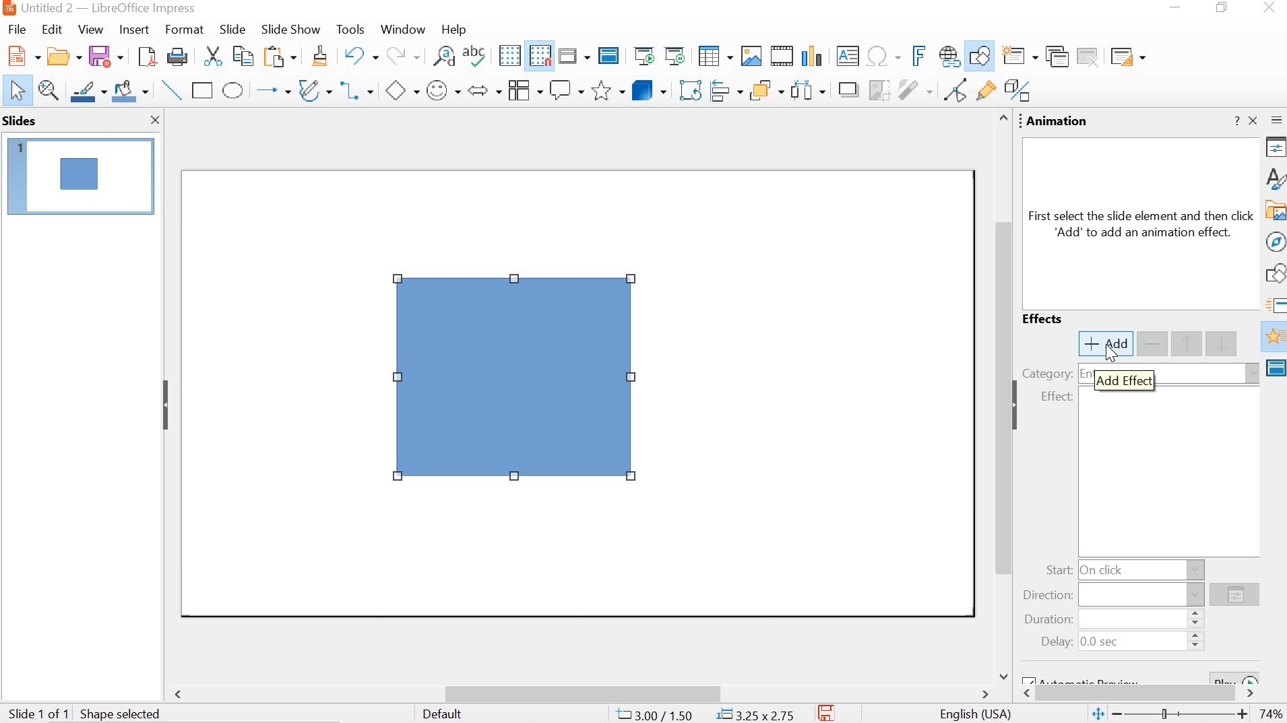 Image resolution: width=1287 pixels, height=723 pixels. Describe the element at coordinates (1142, 227) in the screenshot. I see `First select the slide element and then click
"Add" to add an animation effect.` at that location.